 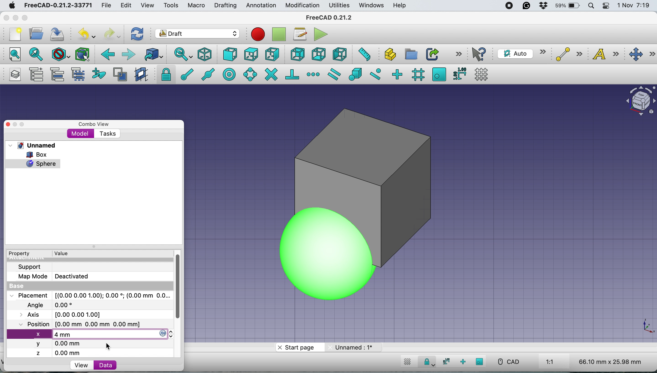 I want to click on freecad, so click(x=333, y=17).